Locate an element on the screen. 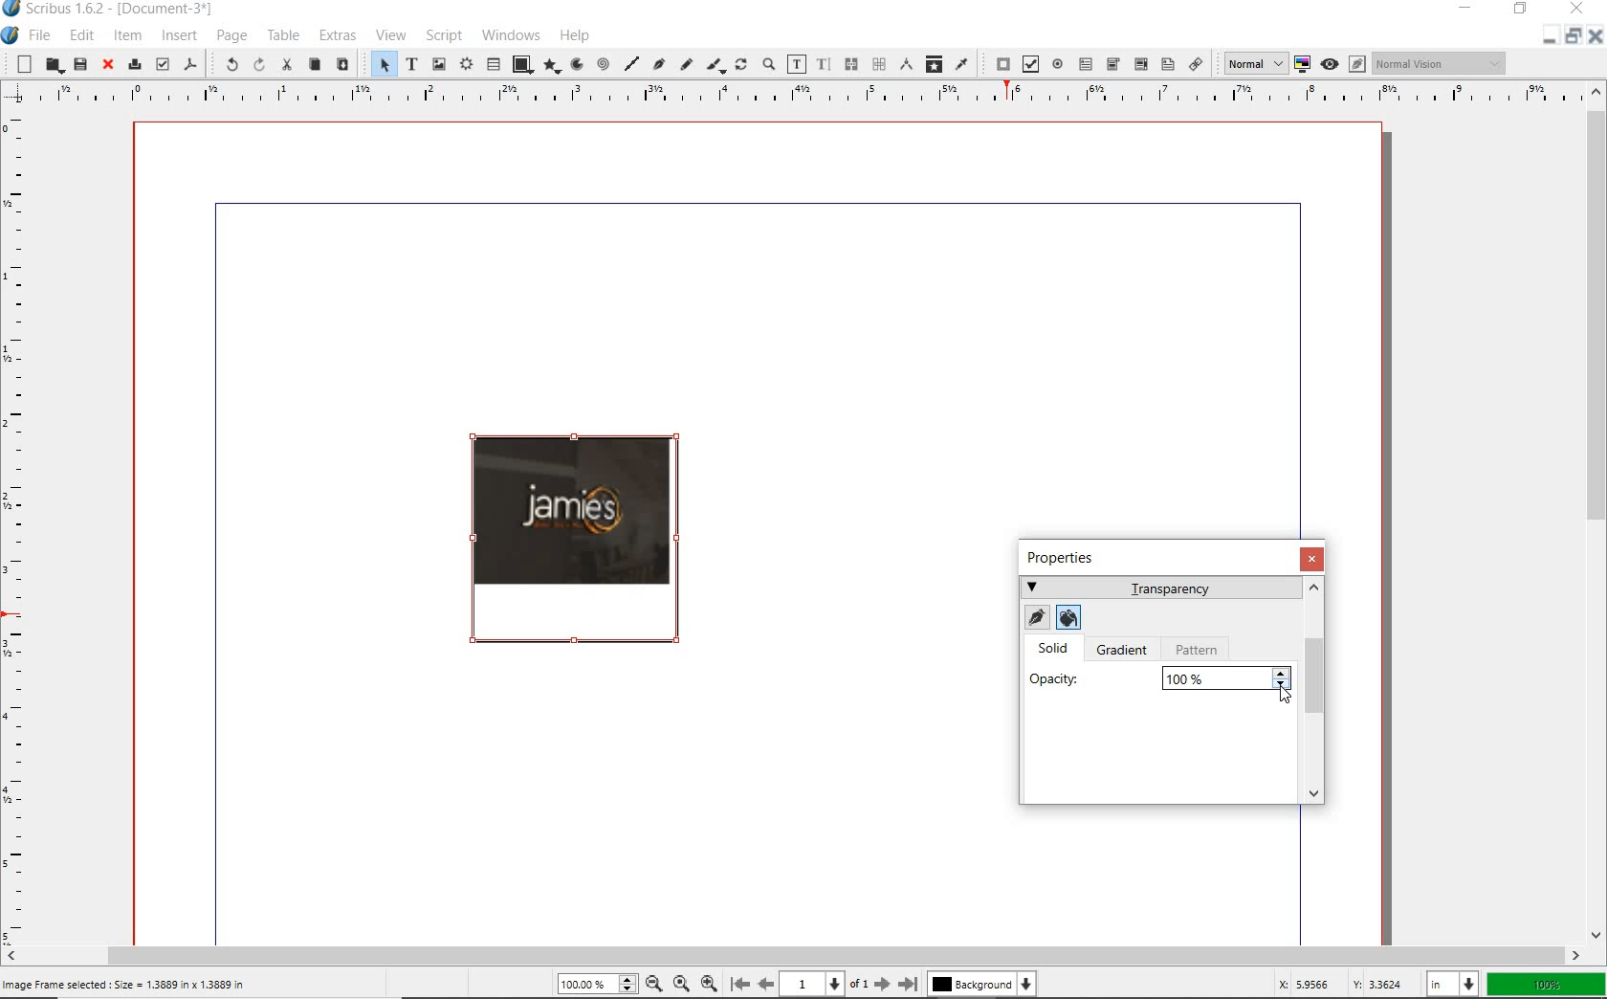 The image size is (1607, 999). calligraphic line is located at coordinates (715, 65).